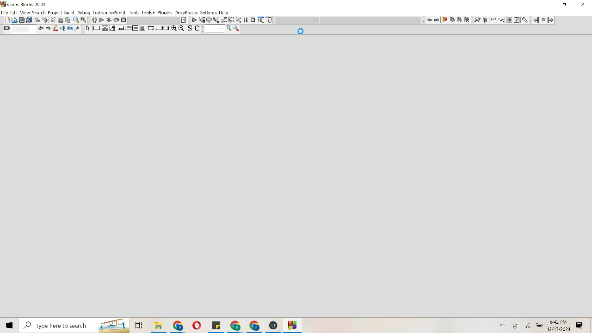 This screenshot has width=592, height=333. What do you see at coordinates (184, 20) in the screenshot?
I see `Note` at bounding box center [184, 20].